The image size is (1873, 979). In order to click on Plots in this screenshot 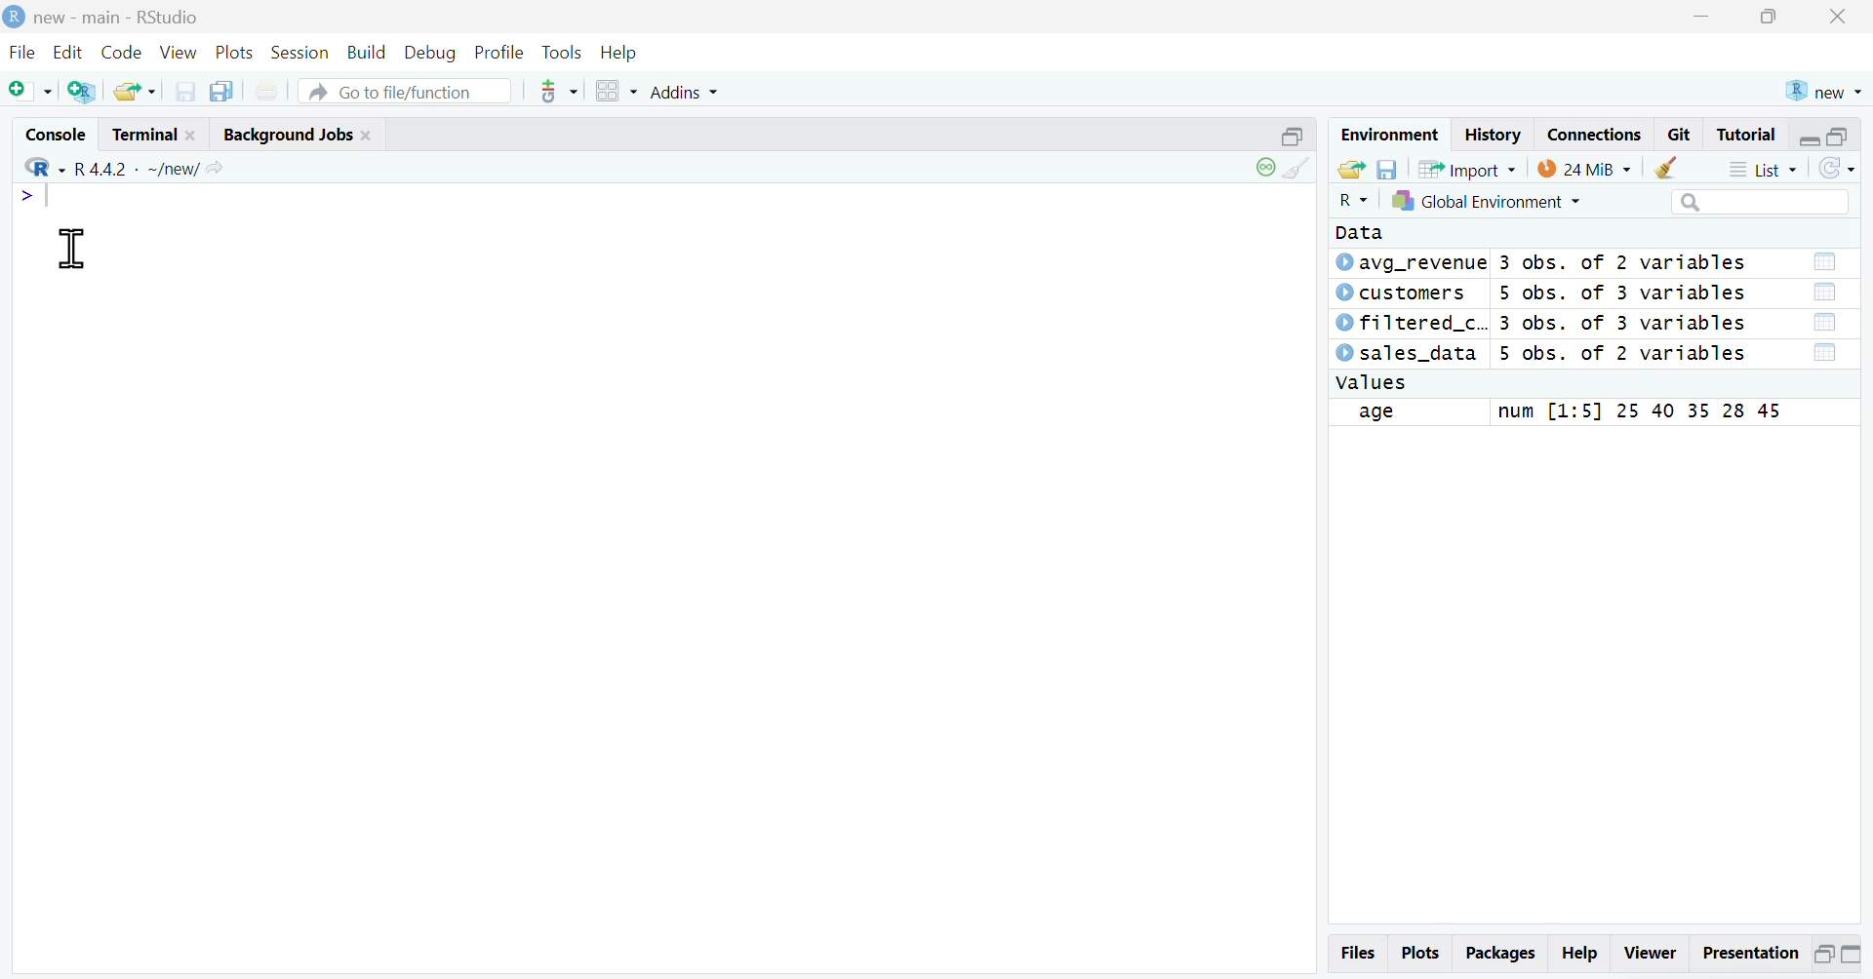, I will do `click(1420, 954)`.